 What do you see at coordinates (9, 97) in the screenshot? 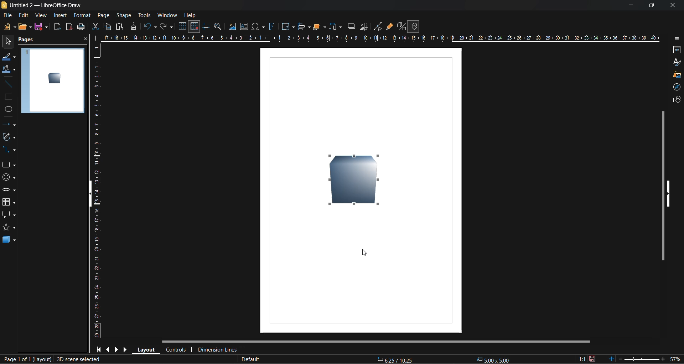
I see `rectangle` at bounding box center [9, 97].